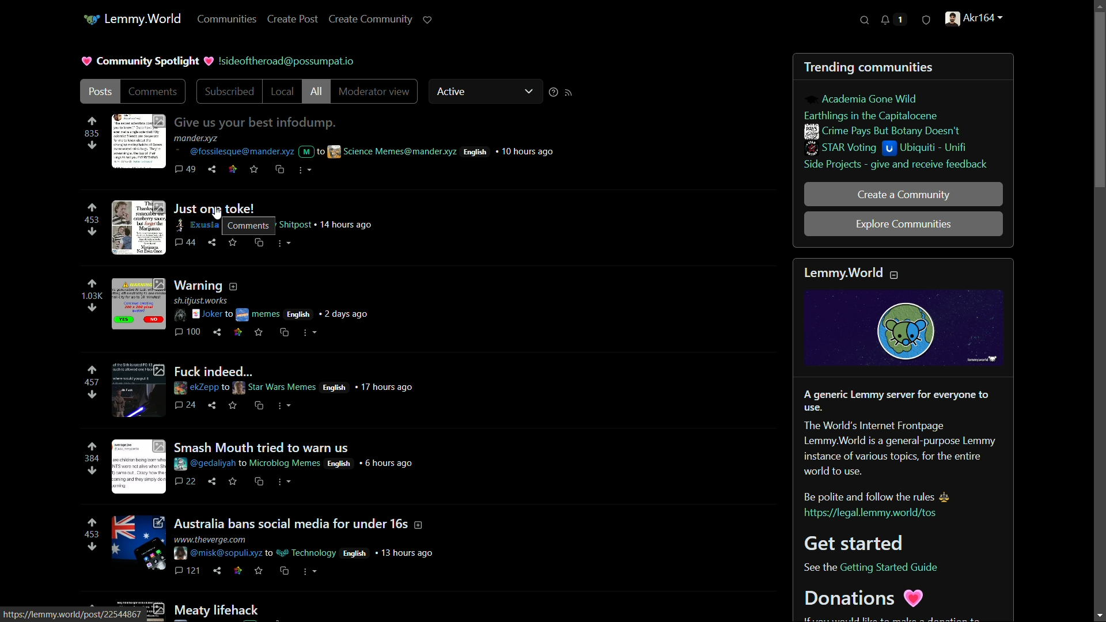  What do you see at coordinates (296, 226) in the screenshot?
I see `Shitpost` at bounding box center [296, 226].